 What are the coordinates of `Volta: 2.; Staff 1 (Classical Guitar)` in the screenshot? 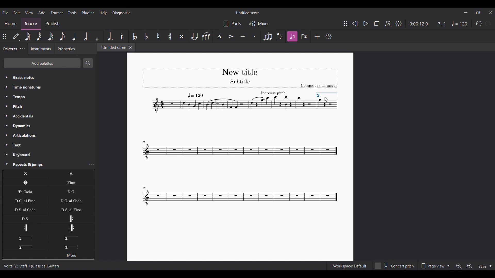 It's located at (32, 266).